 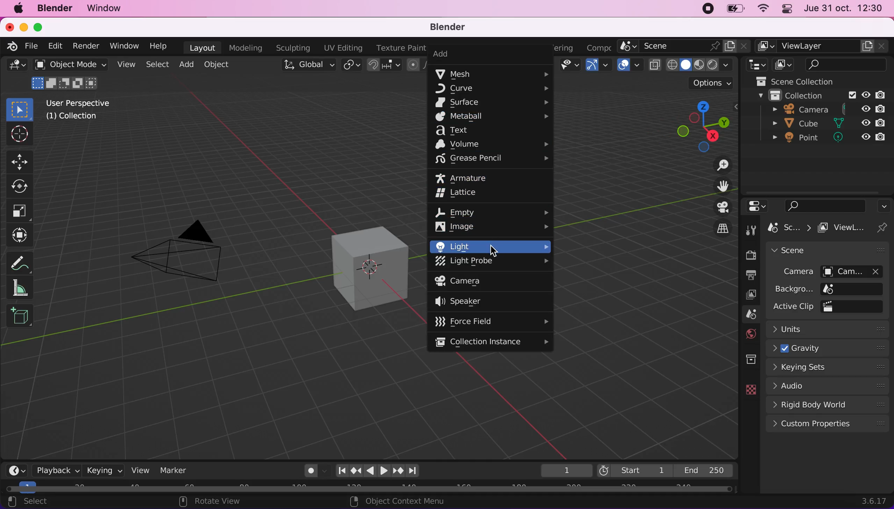 I want to click on layout, so click(x=203, y=47).